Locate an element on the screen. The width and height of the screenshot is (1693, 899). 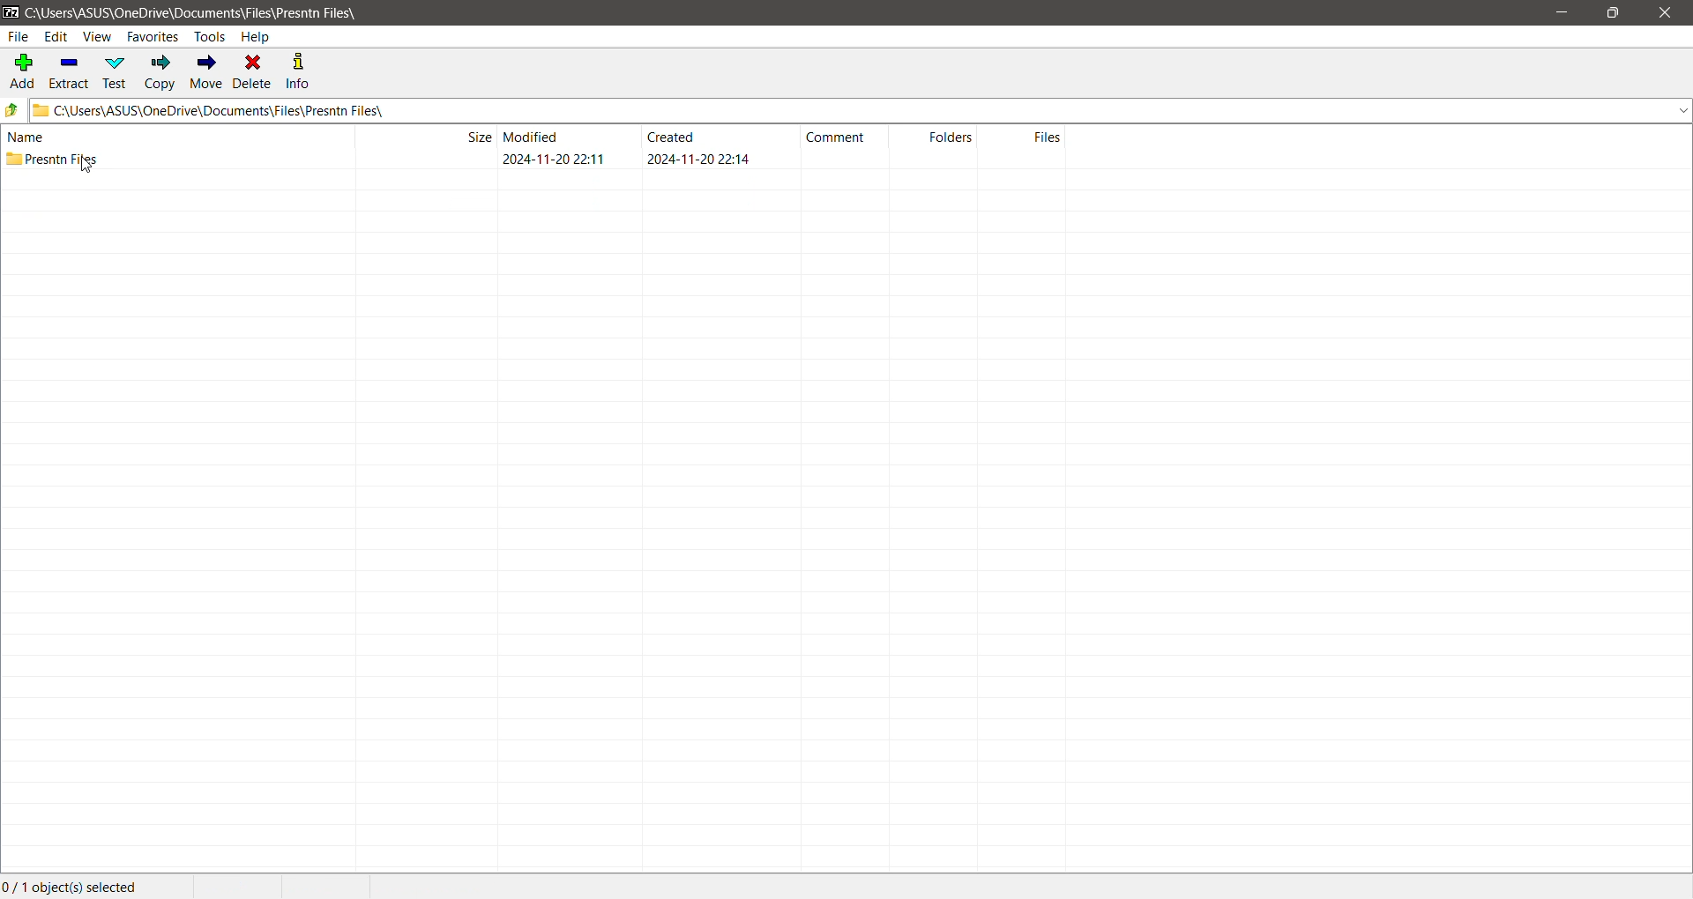
Move Up one level is located at coordinates (12, 110).